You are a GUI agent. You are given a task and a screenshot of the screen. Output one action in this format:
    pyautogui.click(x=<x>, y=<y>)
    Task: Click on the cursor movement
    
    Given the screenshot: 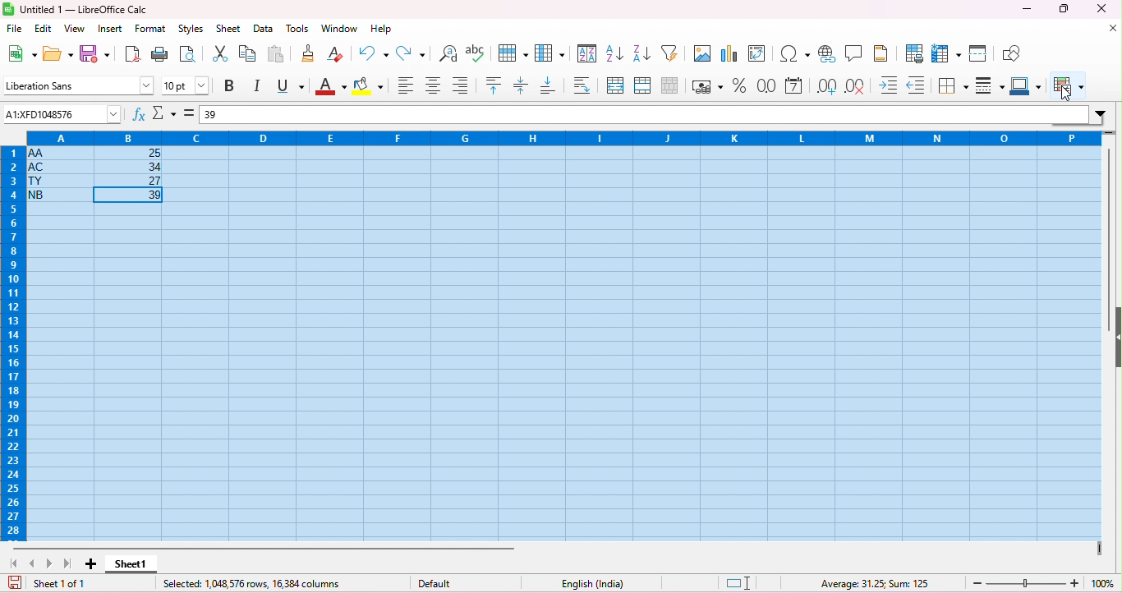 What is the action you would take?
    pyautogui.click(x=1069, y=94)
    